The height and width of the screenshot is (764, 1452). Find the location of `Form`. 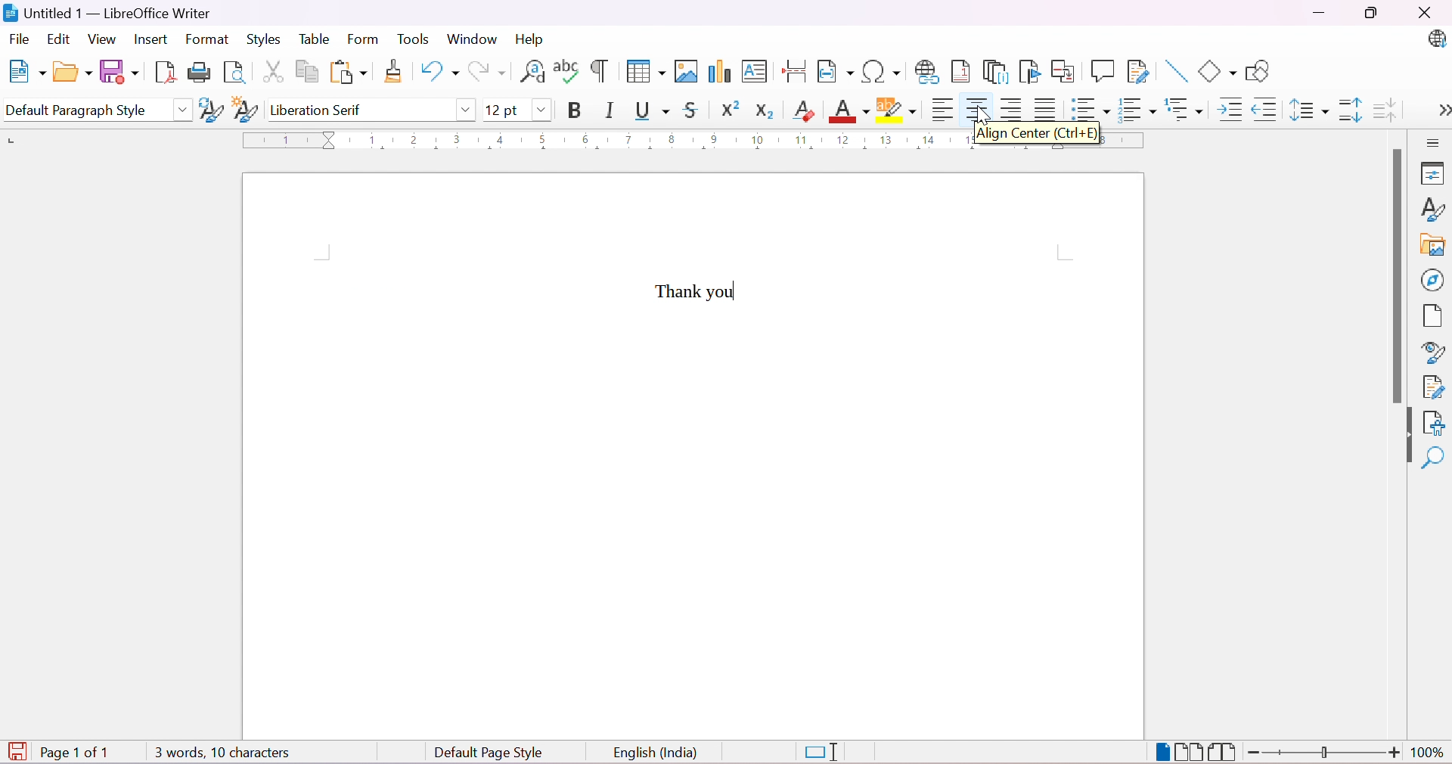

Form is located at coordinates (362, 40).